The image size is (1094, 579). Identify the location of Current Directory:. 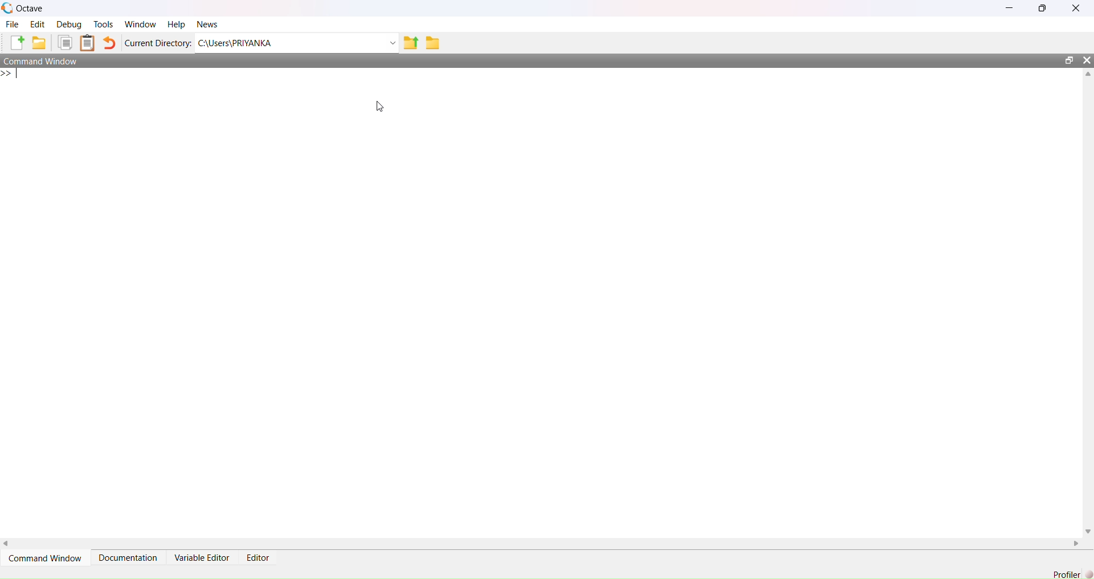
(160, 43).